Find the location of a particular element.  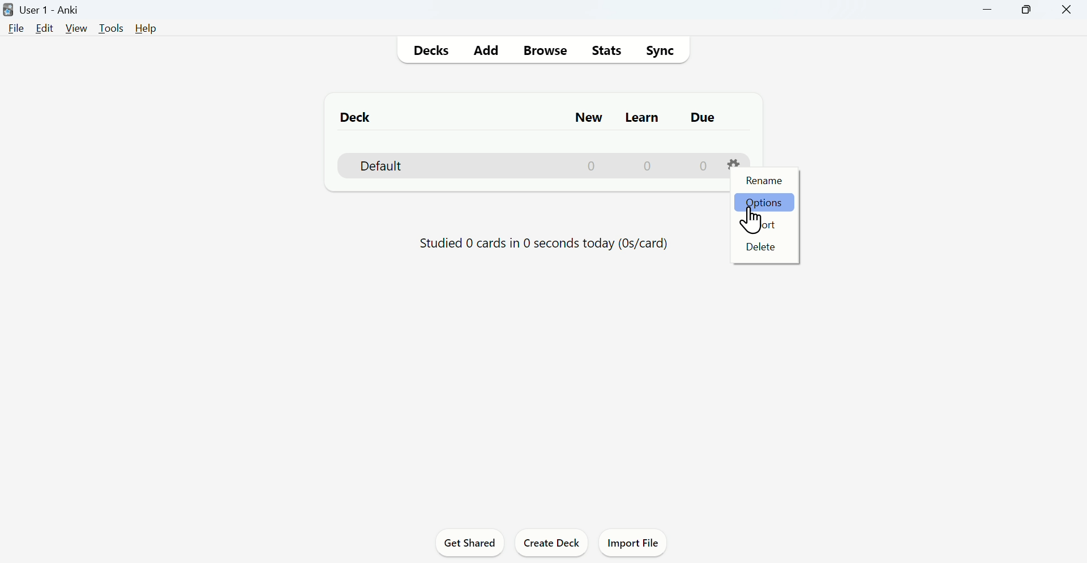

Add is located at coordinates (486, 51).